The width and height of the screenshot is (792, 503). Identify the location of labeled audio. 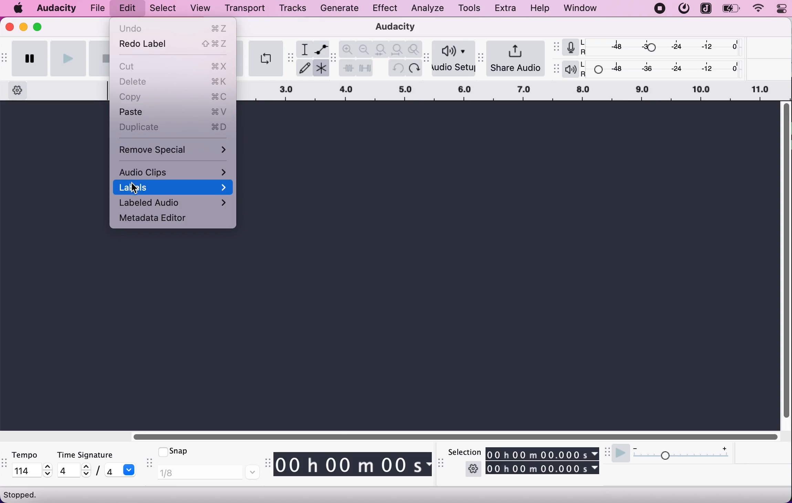
(175, 203).